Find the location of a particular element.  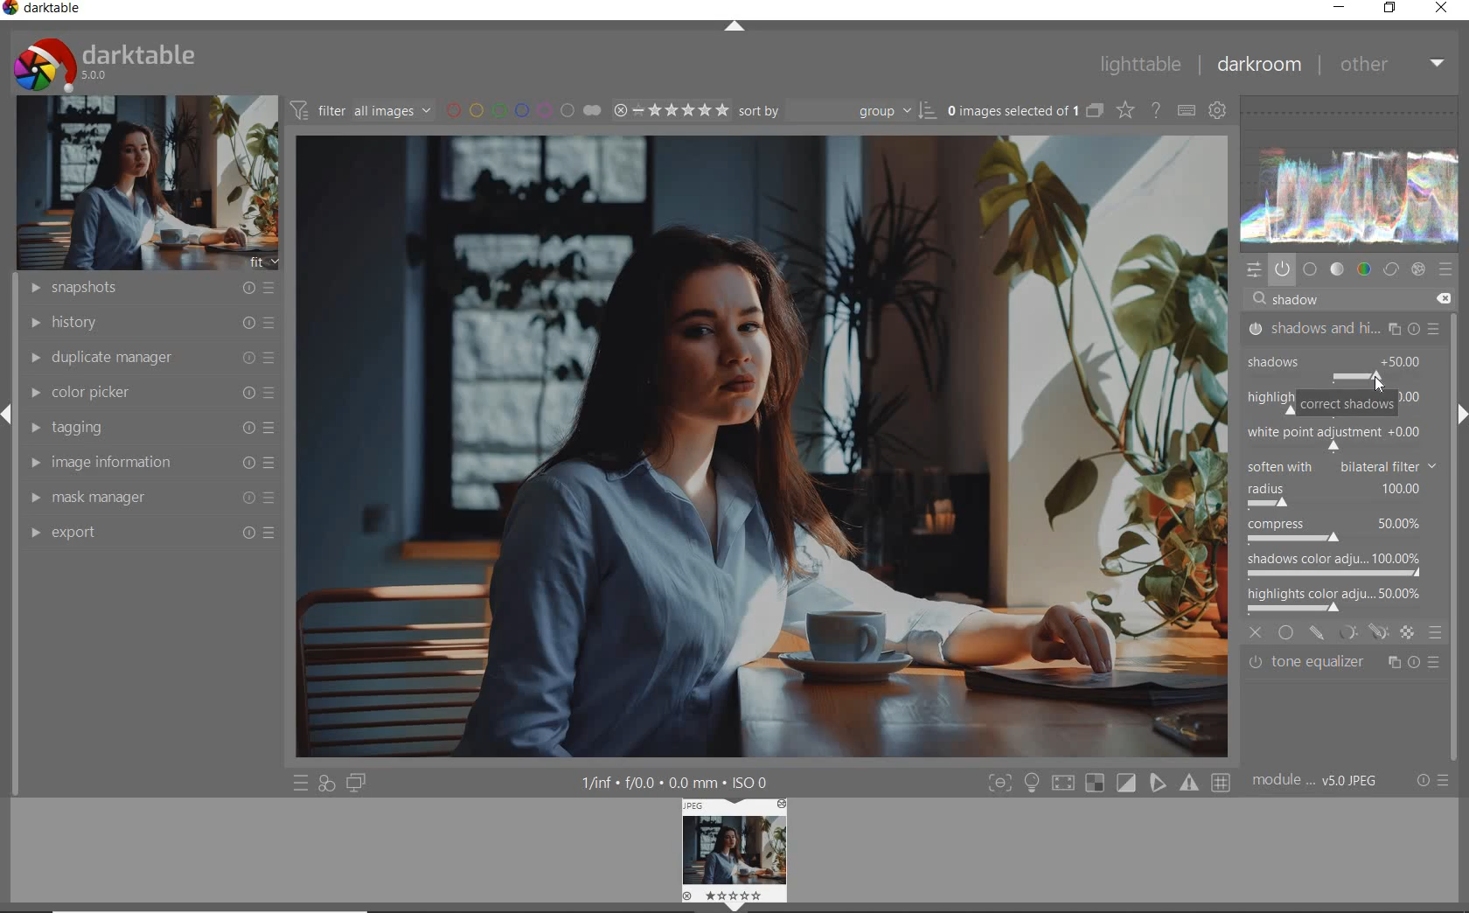

filter all images is located at coordinates (360, 109).